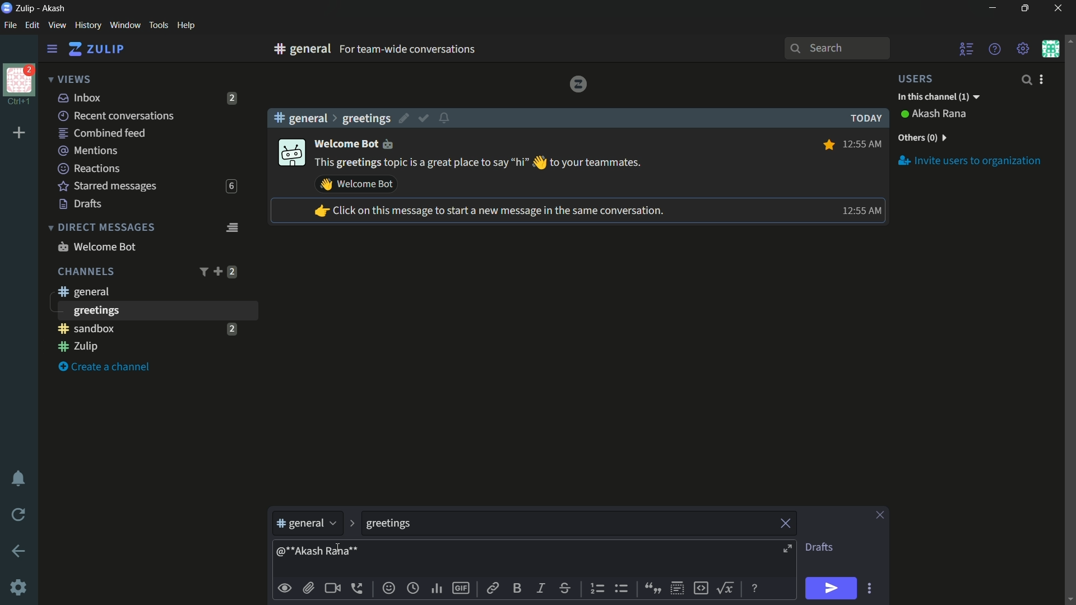  I want to click on Send wave emoji to welcome bot, so click(356, 184).